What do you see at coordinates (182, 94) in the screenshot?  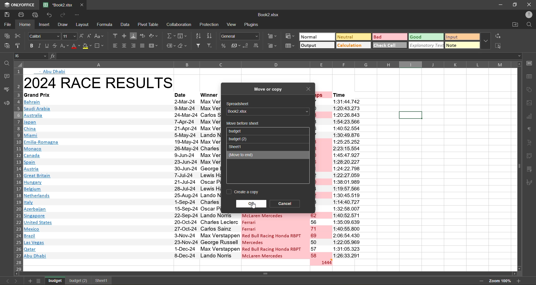 I see `date` at bounding box center [182, 94].